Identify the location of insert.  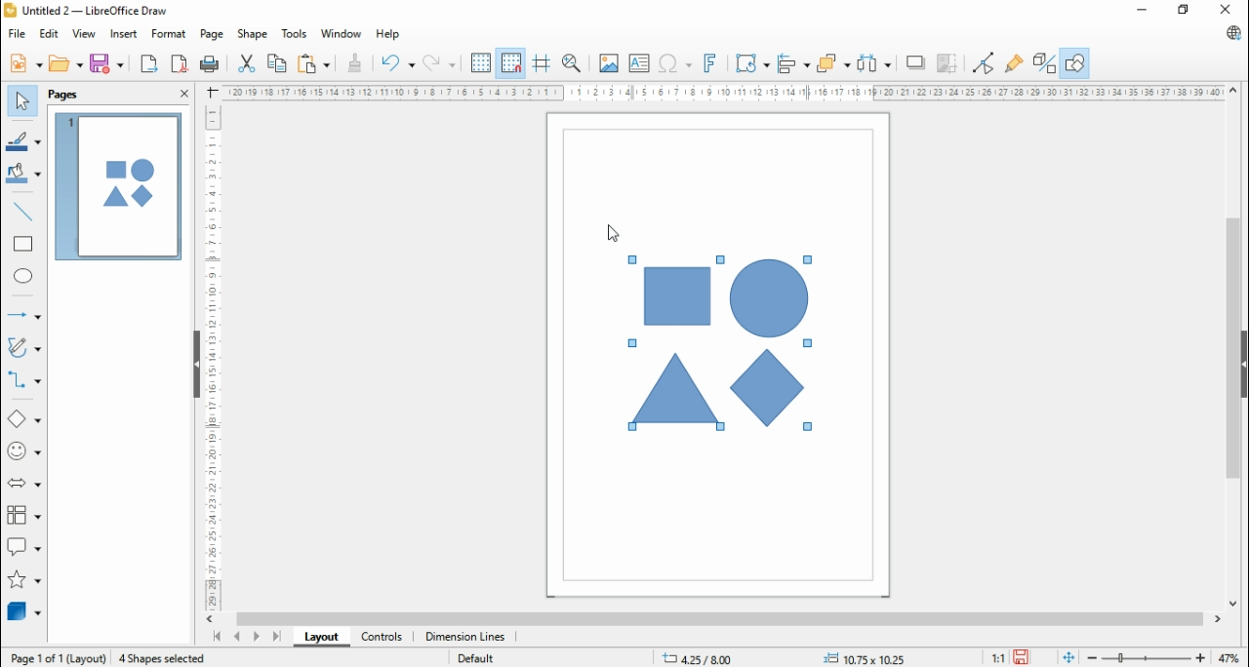
(123, 34).